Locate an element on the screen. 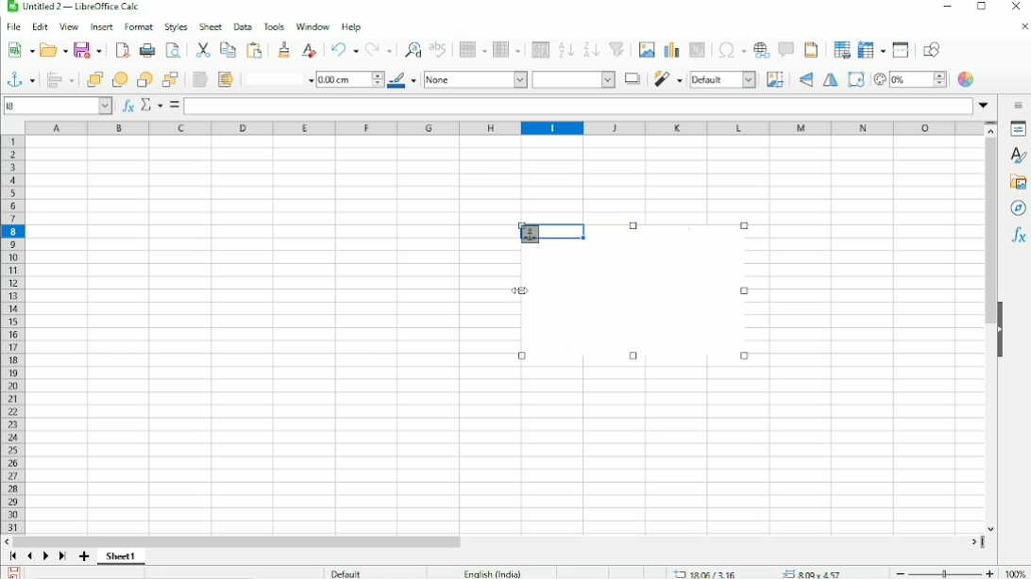 This screenshot has width=1031, height=579. Tools is located at coordinates (273, 25).